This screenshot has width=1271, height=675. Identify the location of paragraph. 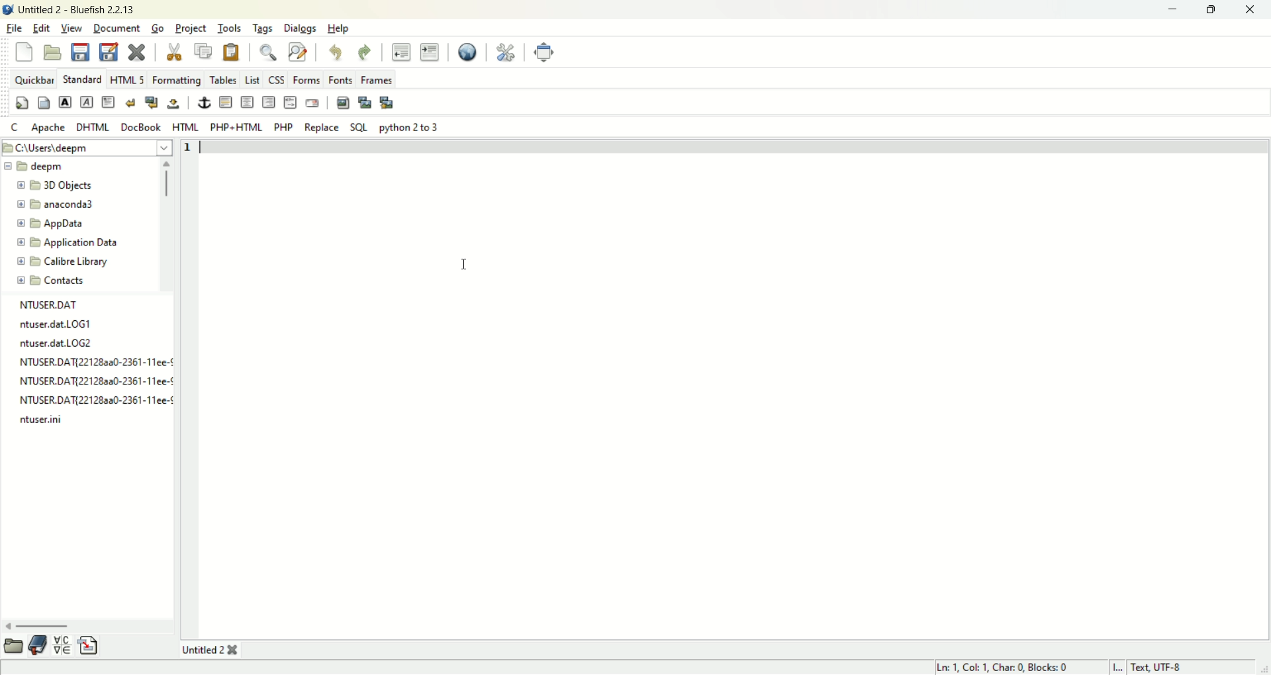
(109, 101).